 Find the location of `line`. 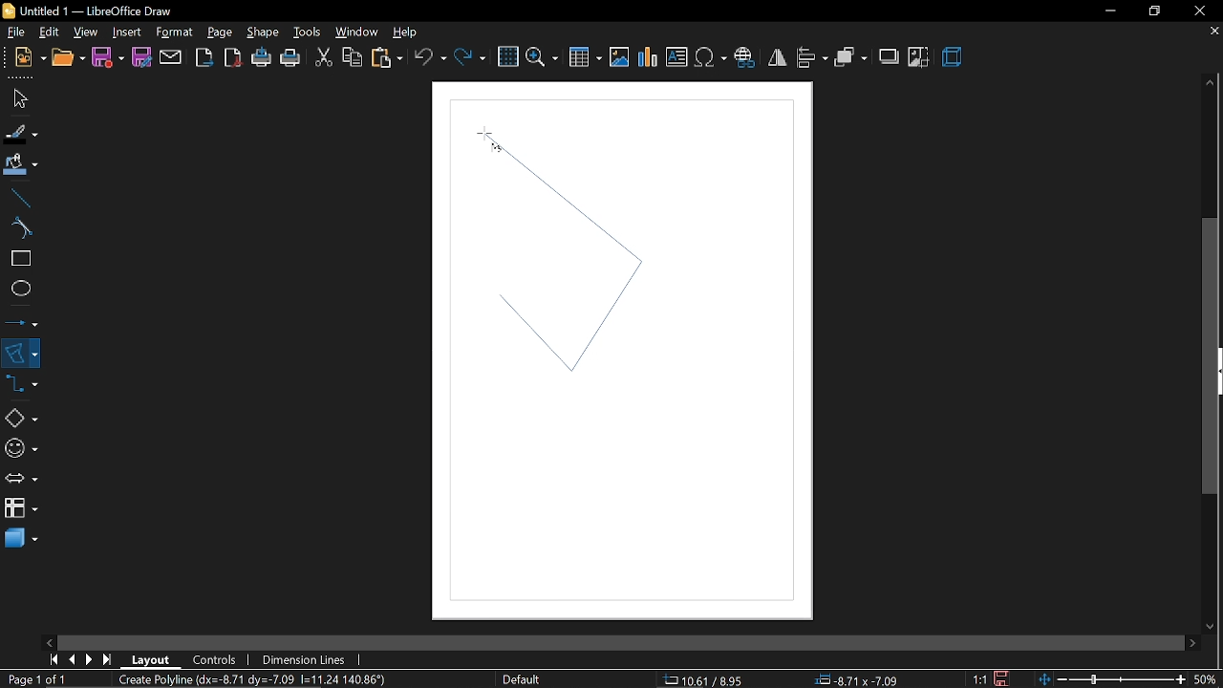

line is located at coordinates (18, 198).